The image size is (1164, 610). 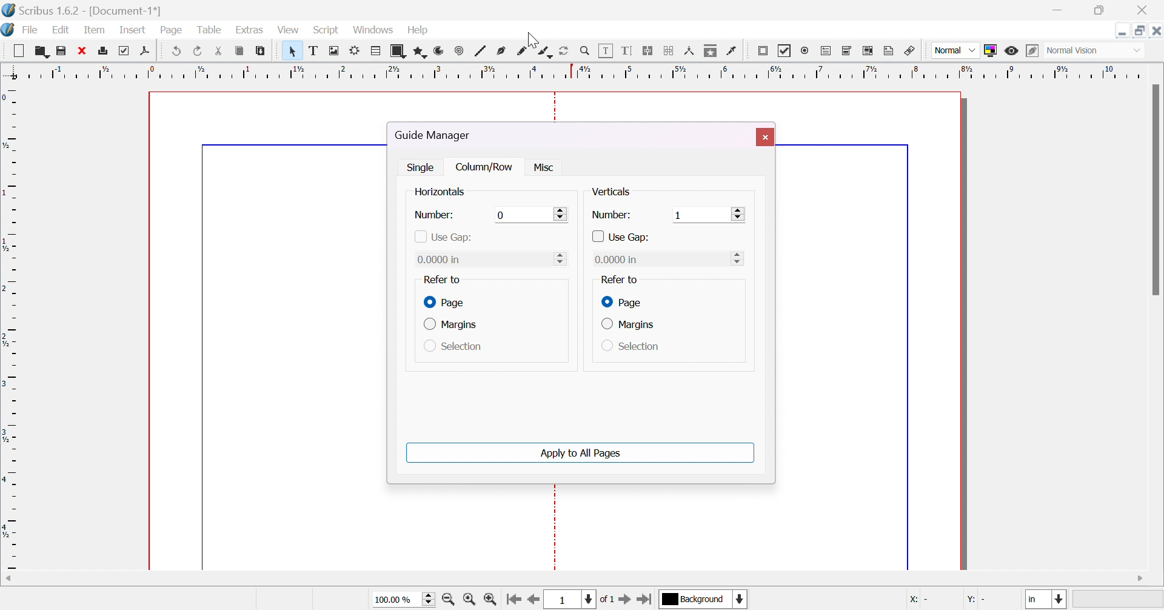 What do you see at coordinates (423, 31) in the screenshot?
I see `help` at bounding box center [423, 31].